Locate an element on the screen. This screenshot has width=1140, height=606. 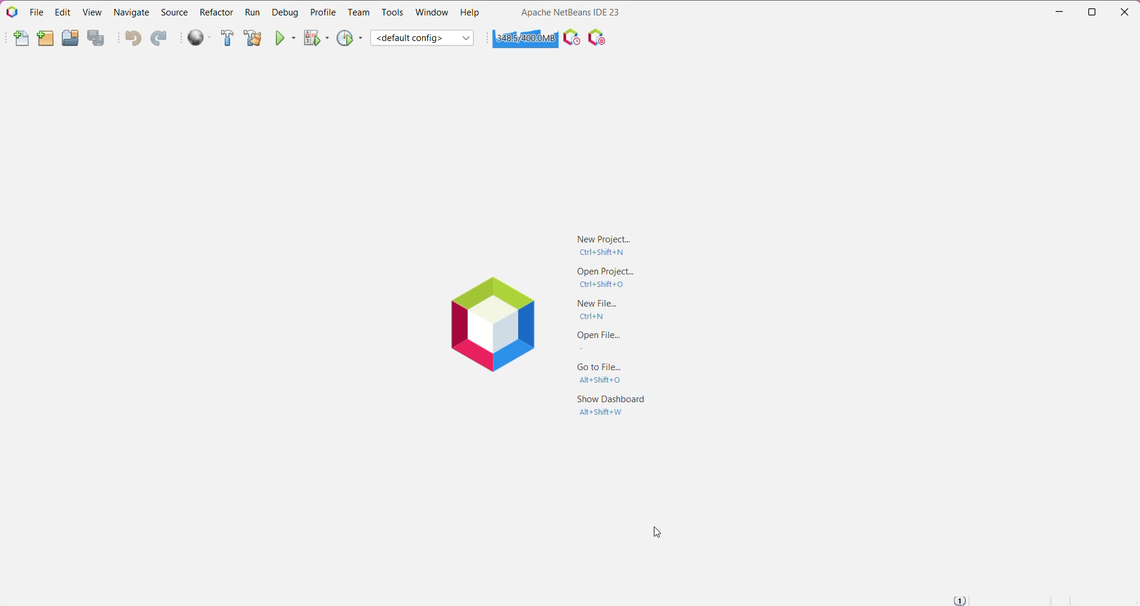
Go to File is located at coordinates (603, 374).